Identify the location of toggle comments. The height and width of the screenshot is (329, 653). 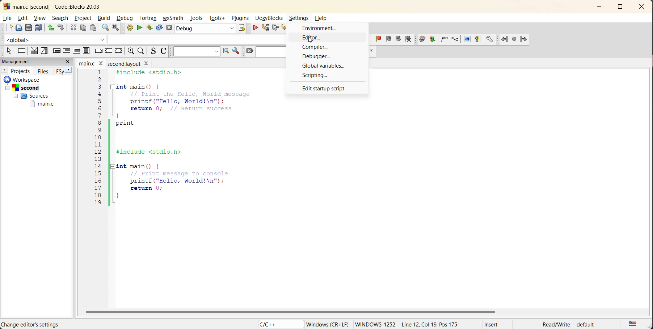
(165, 52).